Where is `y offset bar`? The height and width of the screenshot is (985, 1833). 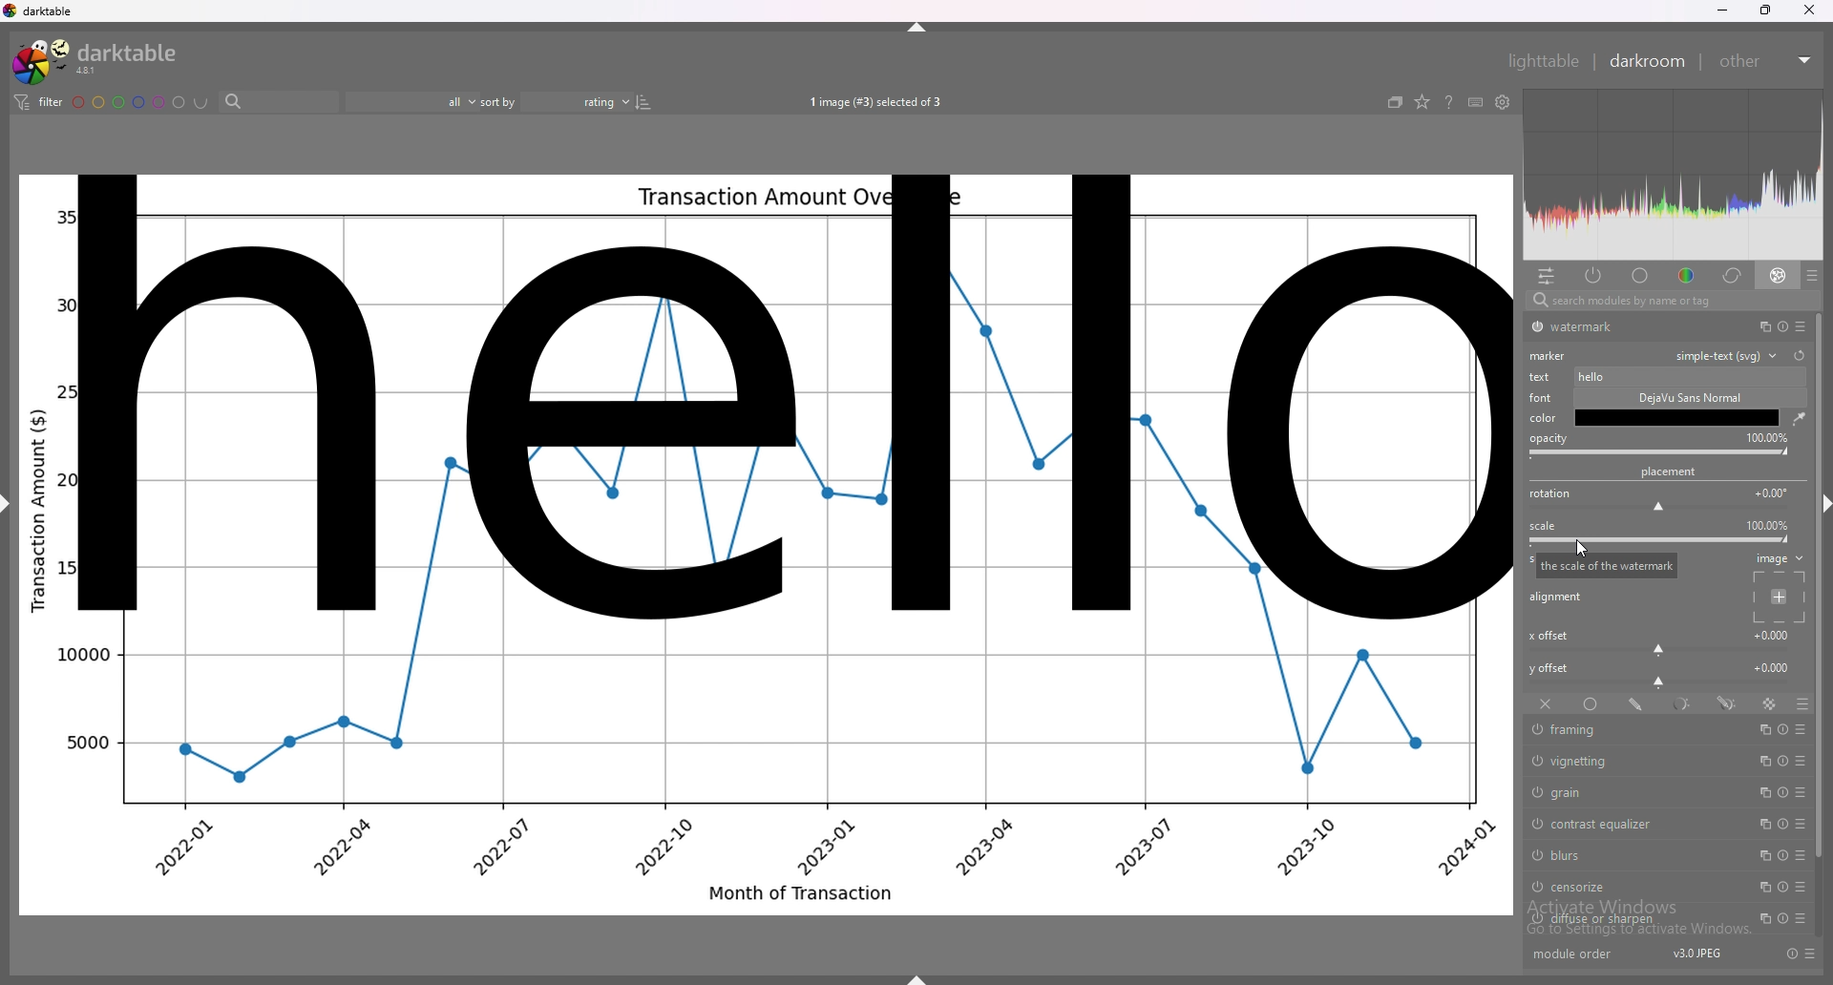
y offset bar is located at coordinates (1660, 683).